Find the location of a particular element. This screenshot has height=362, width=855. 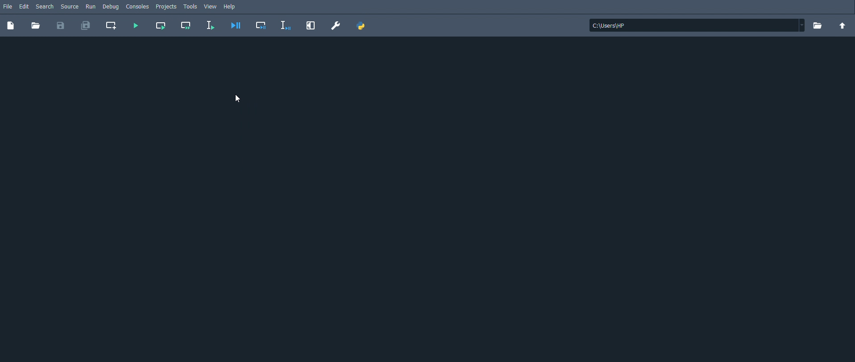

Change to parent directory is located at coordinates (842, 25).